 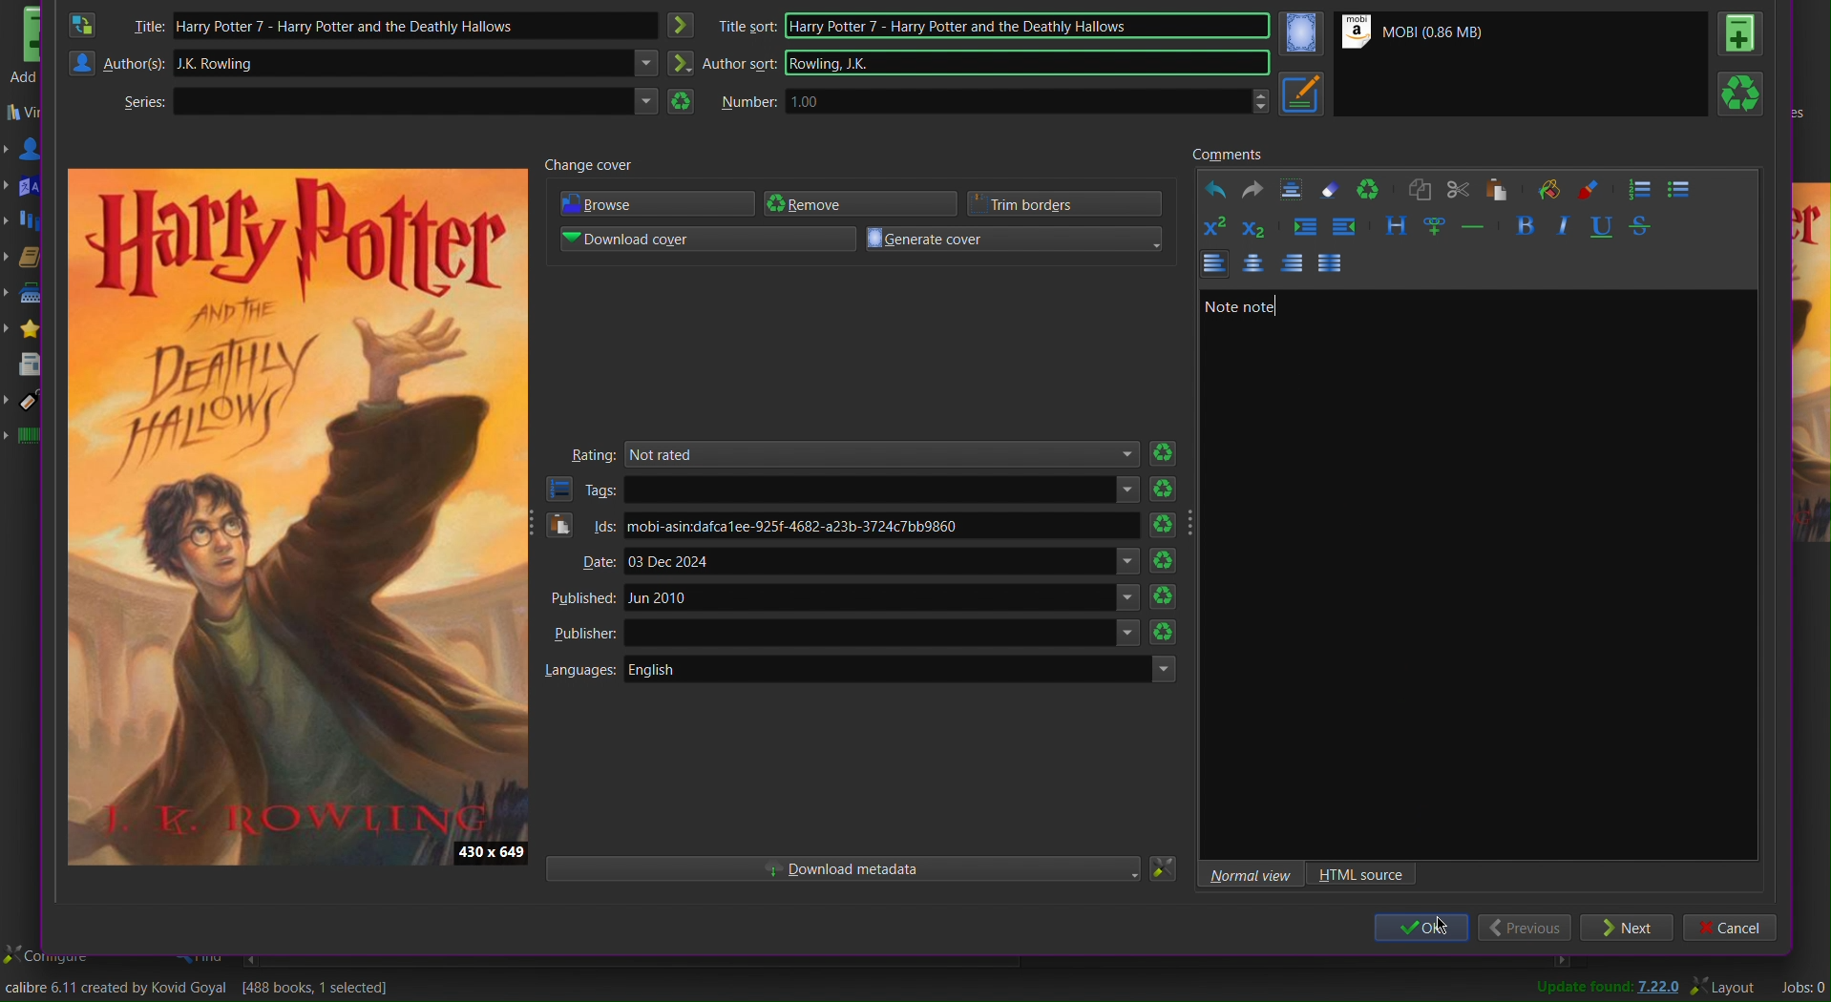 I want to click on text areas, so click(x=883, y=491).